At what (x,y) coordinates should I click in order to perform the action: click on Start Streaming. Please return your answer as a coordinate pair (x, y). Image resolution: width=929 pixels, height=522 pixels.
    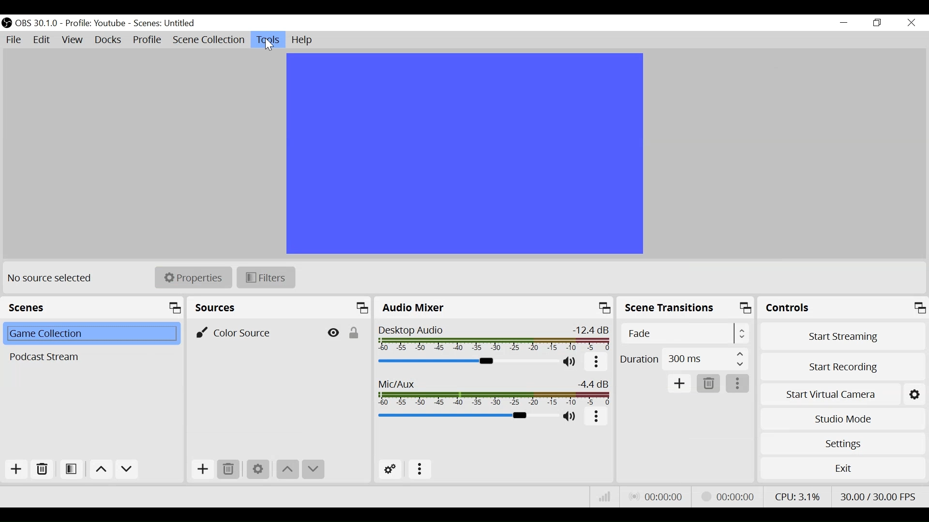
    Looking at the image, I should click on (840, 335).